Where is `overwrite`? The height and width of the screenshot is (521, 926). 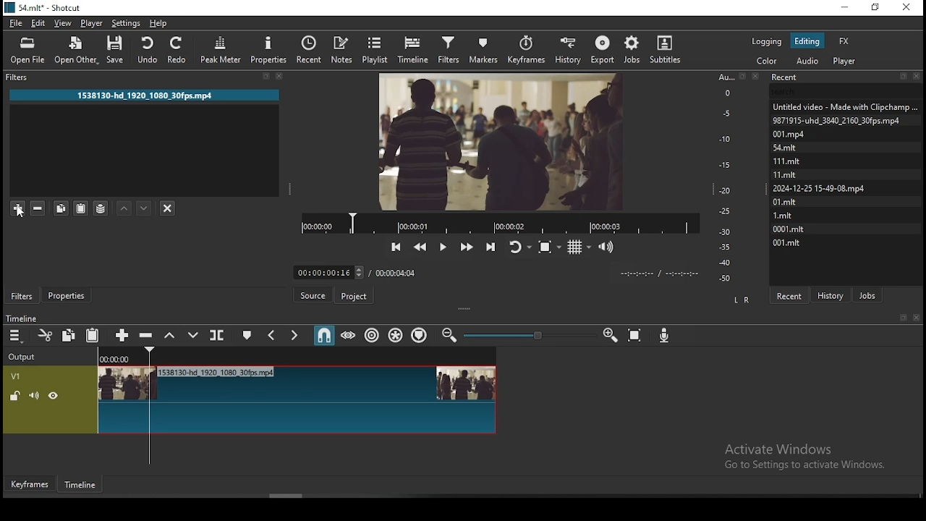
overwrite is located at coordinates (189, 335).